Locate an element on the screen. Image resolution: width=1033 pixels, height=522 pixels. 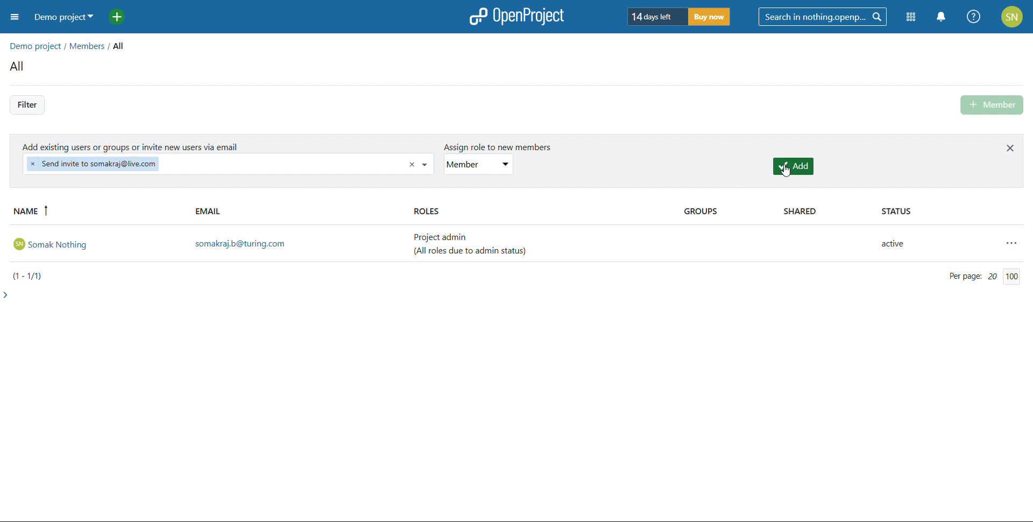
add member is located at coordinates (993, 105).